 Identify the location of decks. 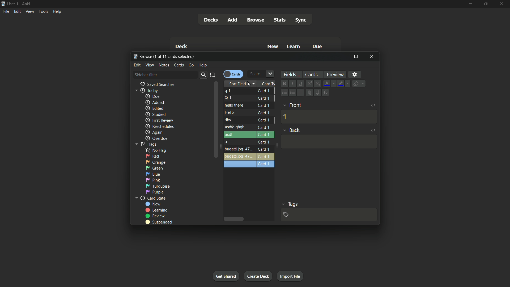
(212, 19).